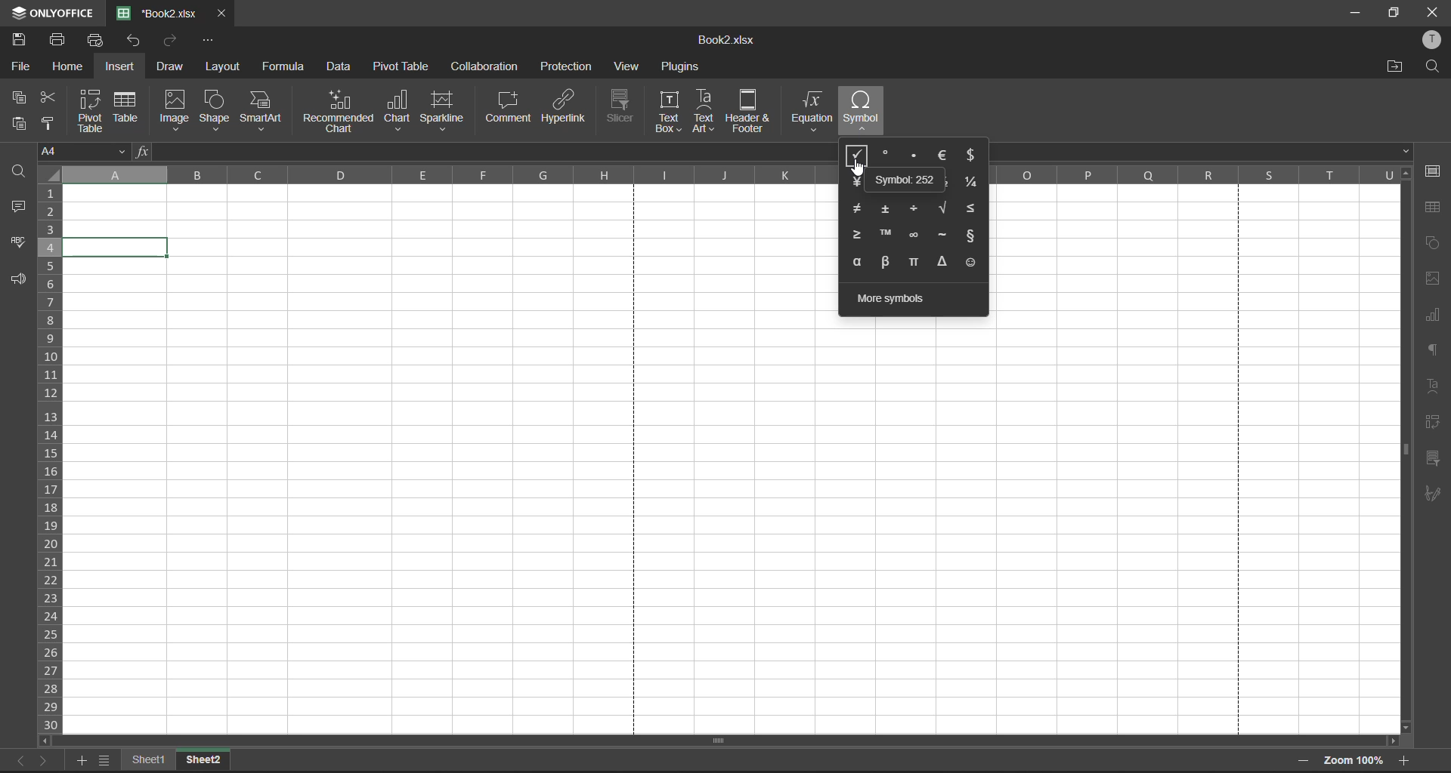  I want to click on zoom in, so click(1405, 758).